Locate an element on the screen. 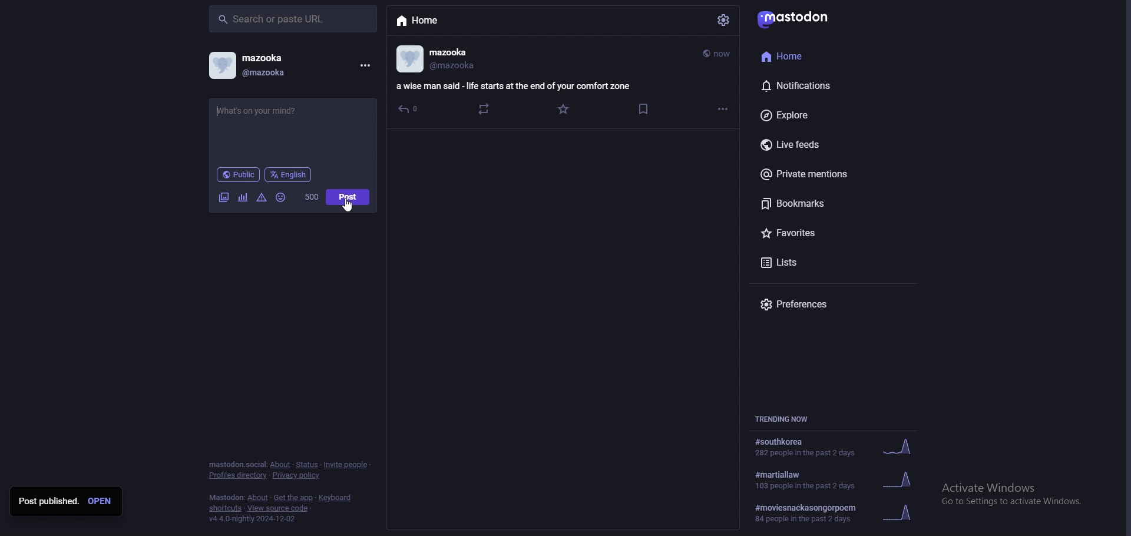  trending is located at coordinates (835, 446).